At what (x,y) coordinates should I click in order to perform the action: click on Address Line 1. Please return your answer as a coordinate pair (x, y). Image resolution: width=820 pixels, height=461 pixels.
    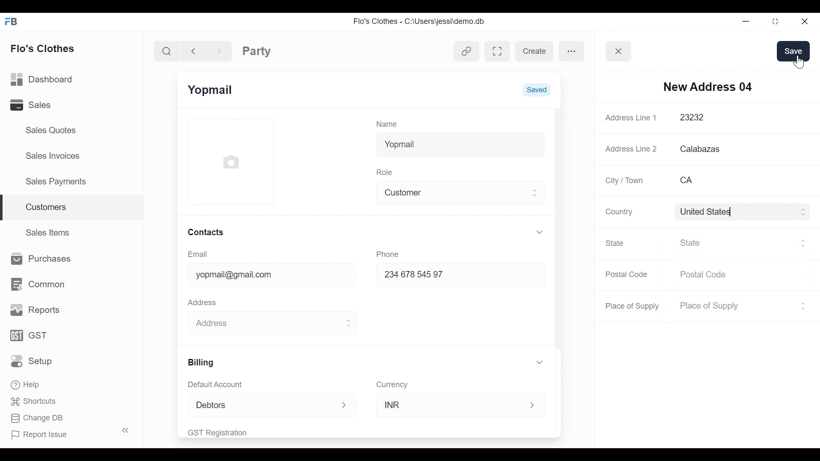
    Looking at the image, I should click on (632, 117).